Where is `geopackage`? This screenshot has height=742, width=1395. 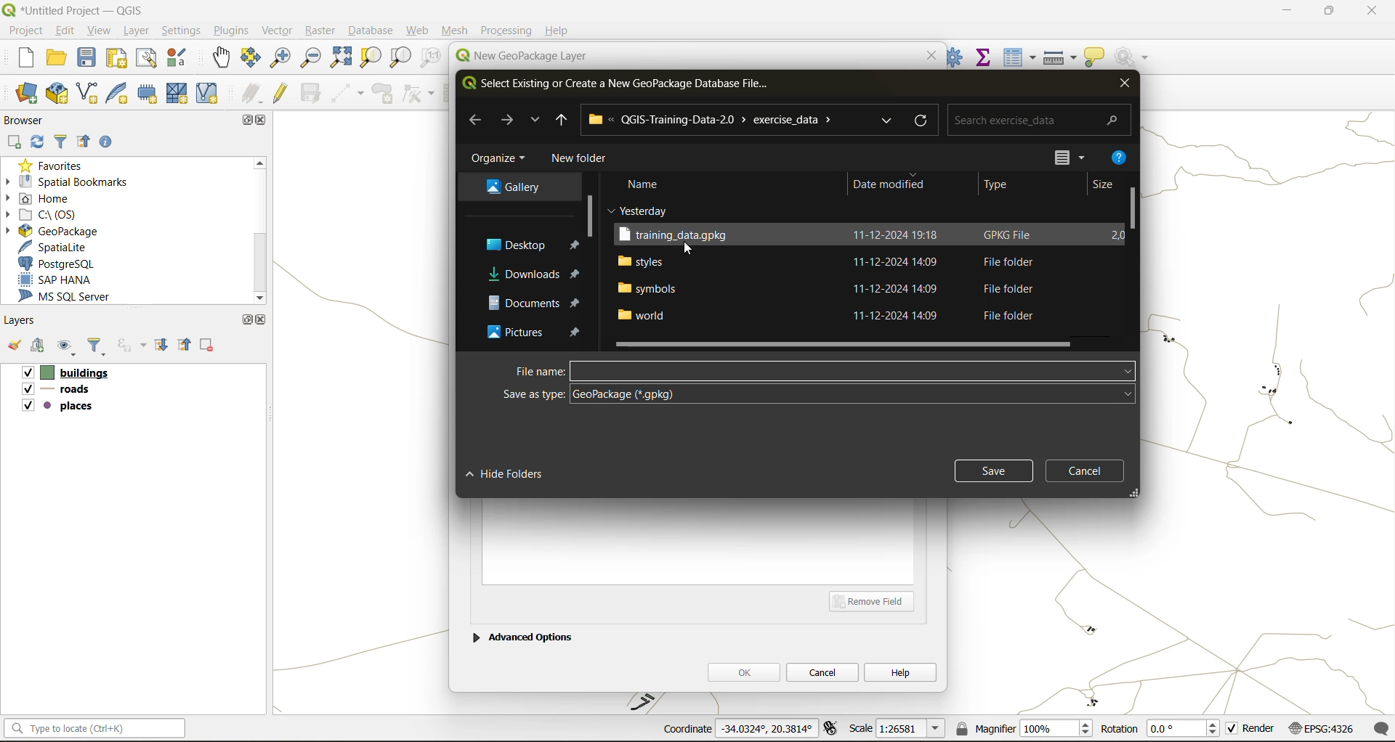
geopackage is located at coordinates (51, 229).